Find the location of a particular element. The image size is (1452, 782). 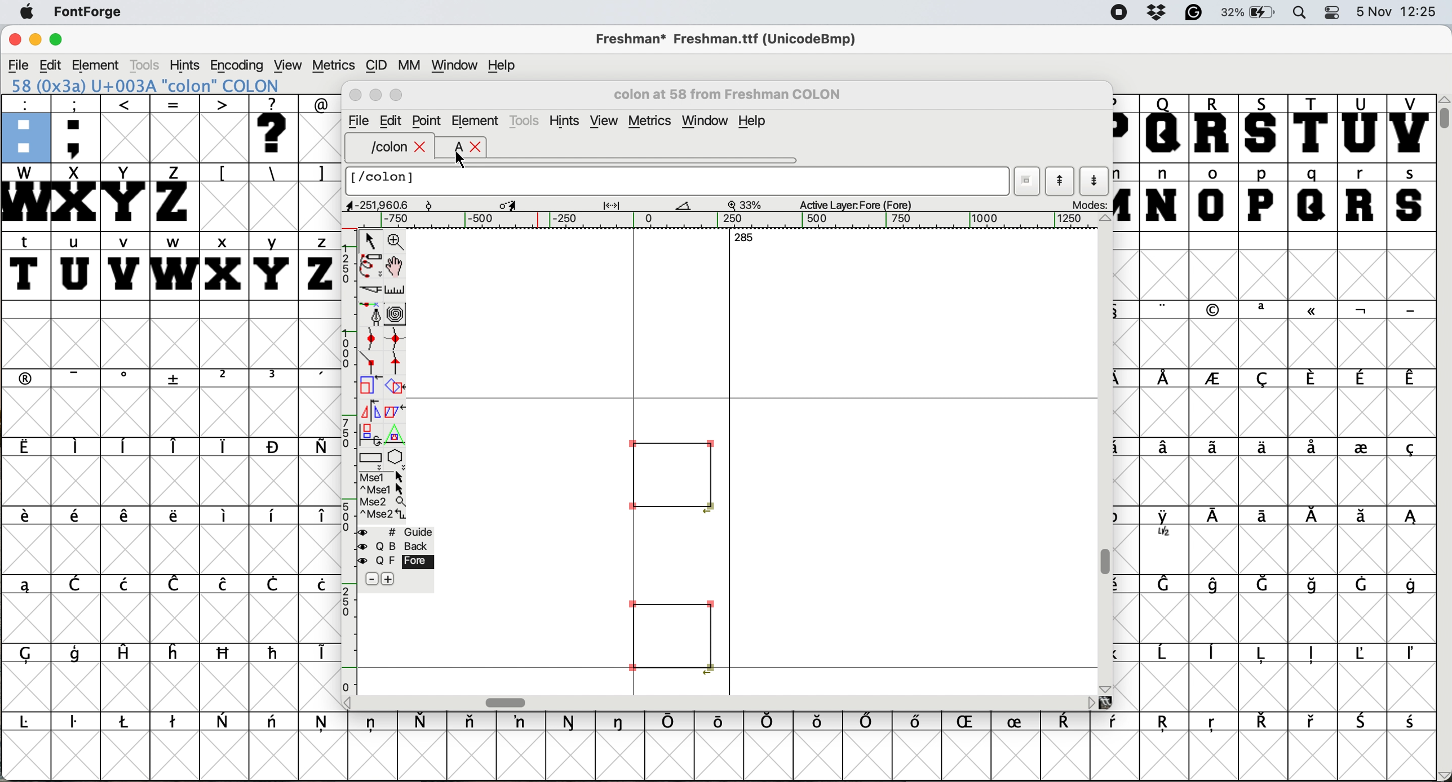

symbol is located at coordinates (225, 446).